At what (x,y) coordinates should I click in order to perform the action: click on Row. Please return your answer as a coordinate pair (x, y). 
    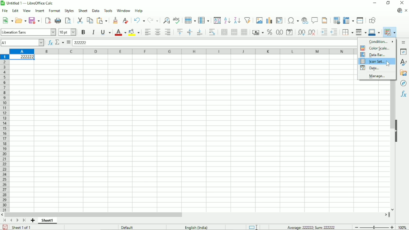
    Looking at the image, I should click on (190, 19).